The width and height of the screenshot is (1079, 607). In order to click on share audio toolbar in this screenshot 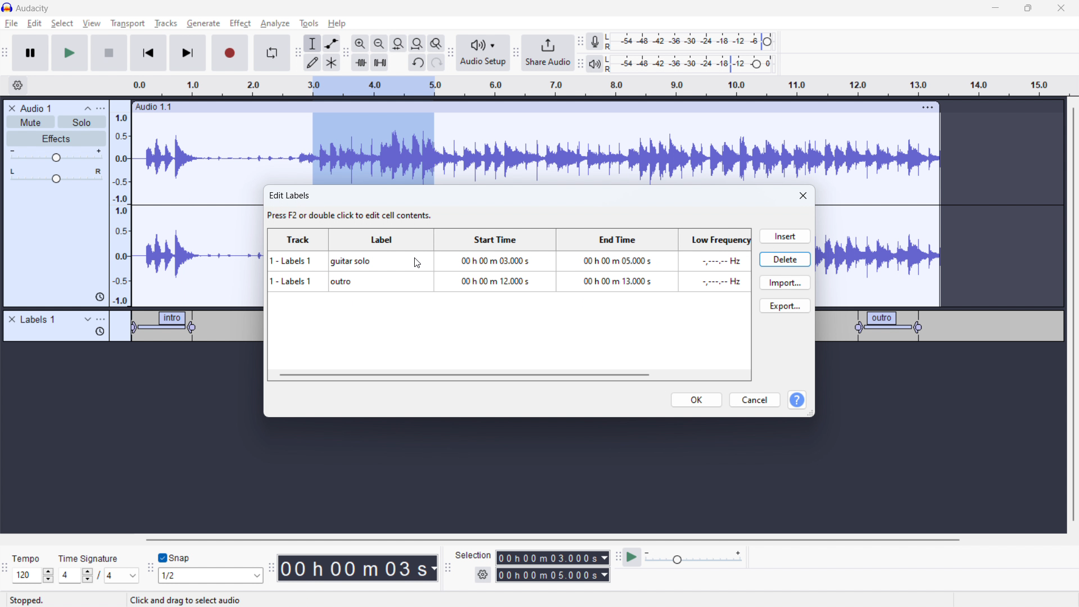, I will do `click(516, 54)`.